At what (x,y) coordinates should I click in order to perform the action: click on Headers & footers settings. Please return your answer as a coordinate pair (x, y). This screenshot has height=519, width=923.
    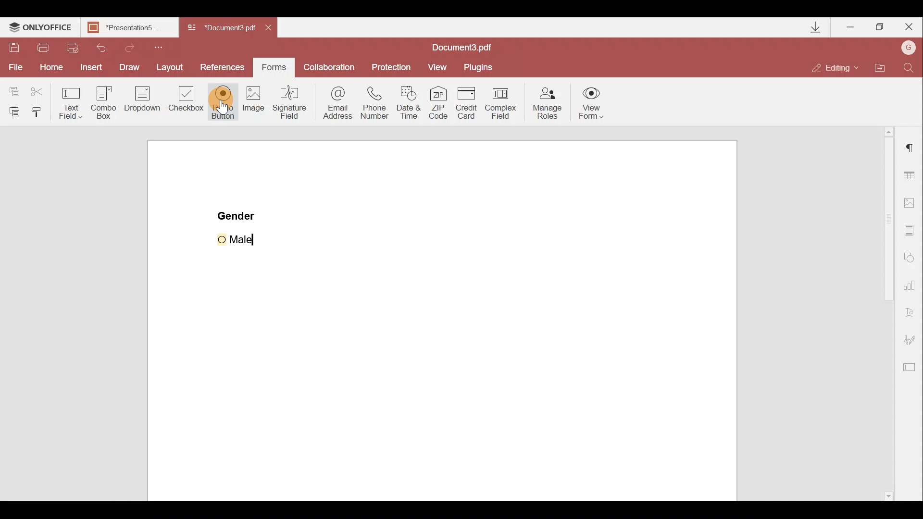
    Looking at the image, I should click on (911, 232).